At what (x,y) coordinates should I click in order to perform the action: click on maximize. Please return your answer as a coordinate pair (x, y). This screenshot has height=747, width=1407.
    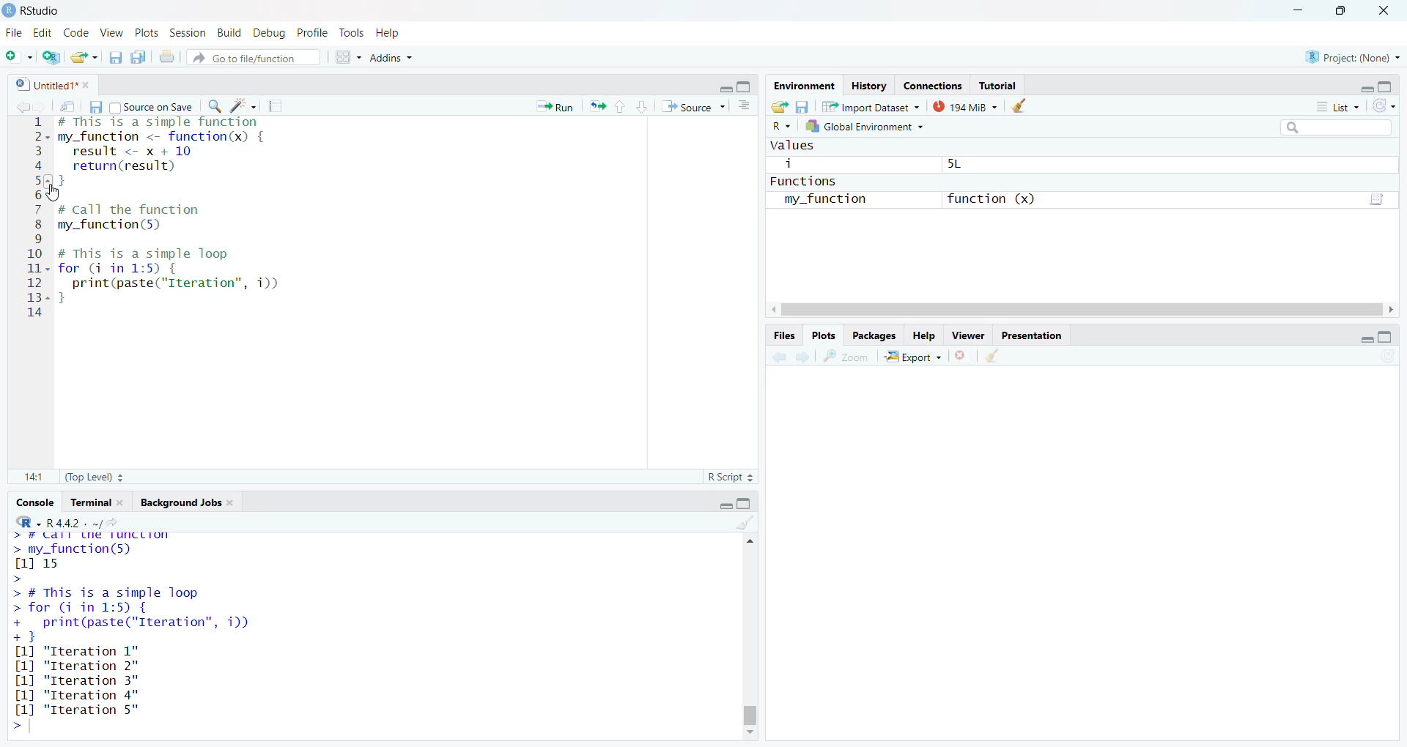
    Looking at the image, I should click on (749, 86).